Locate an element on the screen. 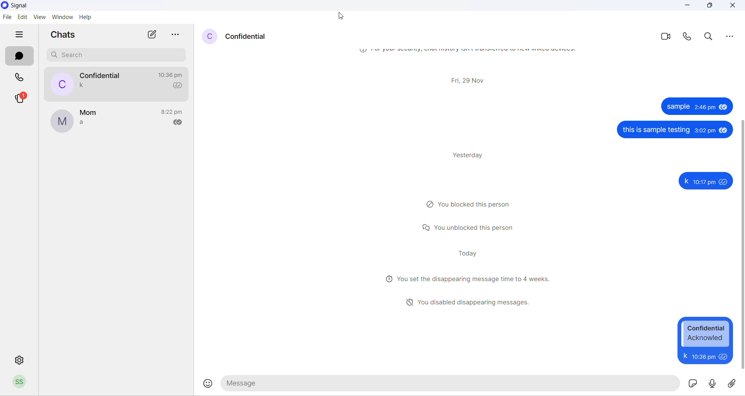 Image resolution: width=745 pixels, height=396 pixels. seen is located at coordinates (724, 182).